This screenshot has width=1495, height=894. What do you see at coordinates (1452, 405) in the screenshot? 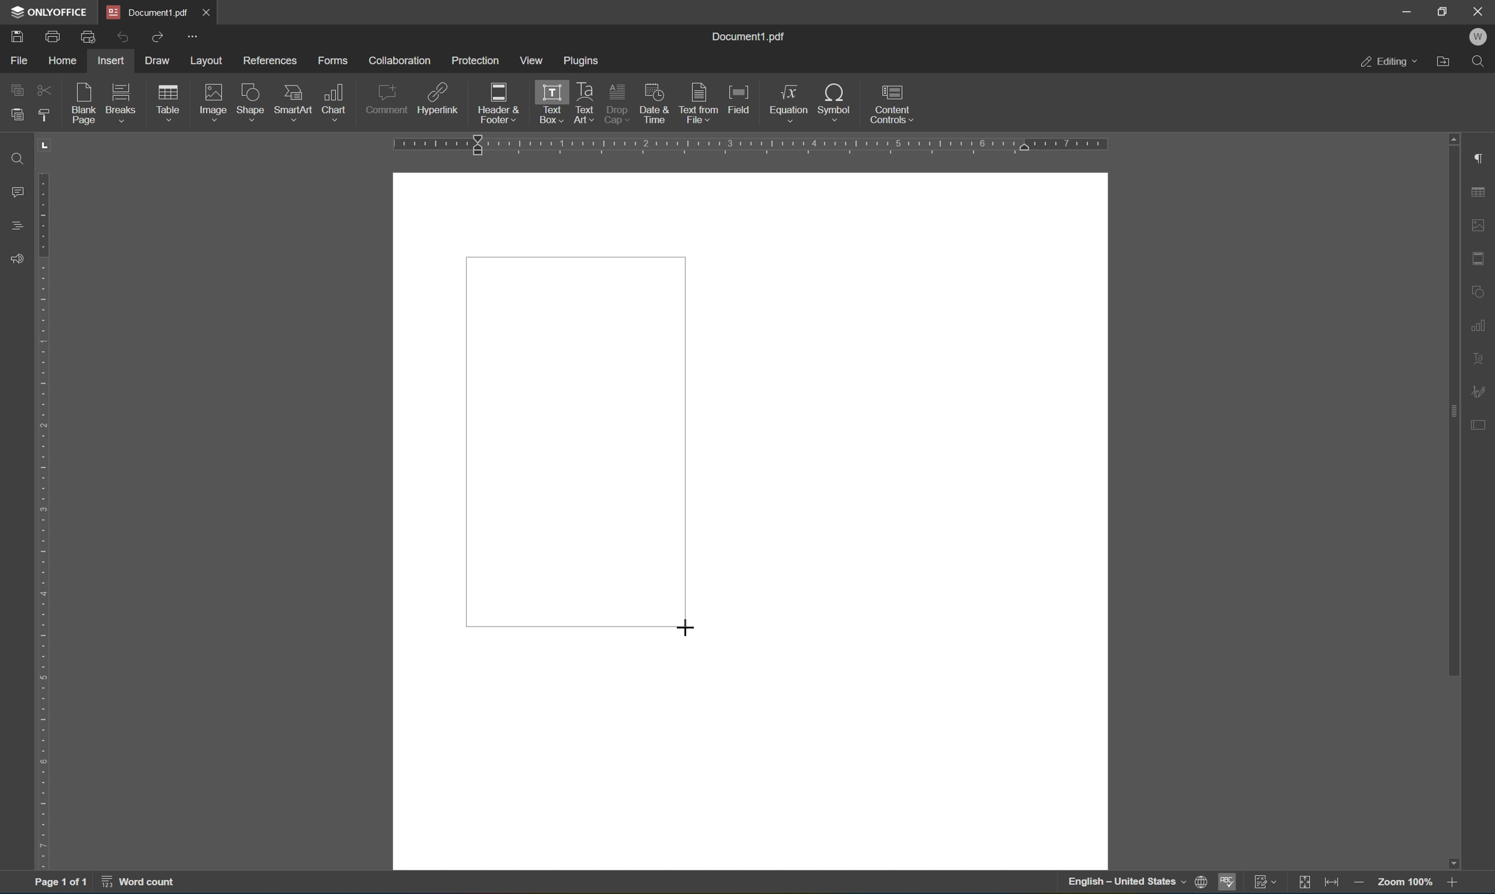
I see `scroll bar settings` at bounding box center [1452, 405].